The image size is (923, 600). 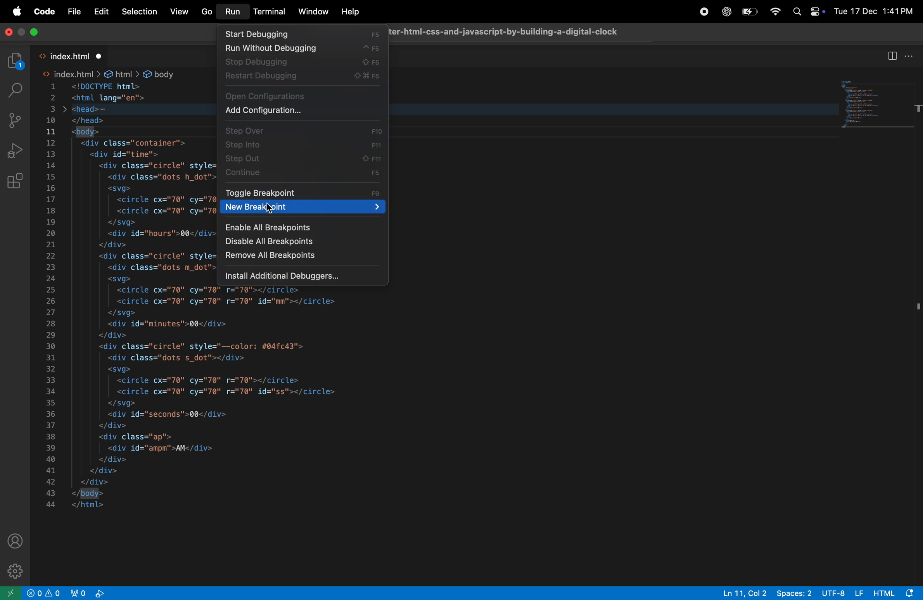 I want to click on step out, so click(x=300, y=159).